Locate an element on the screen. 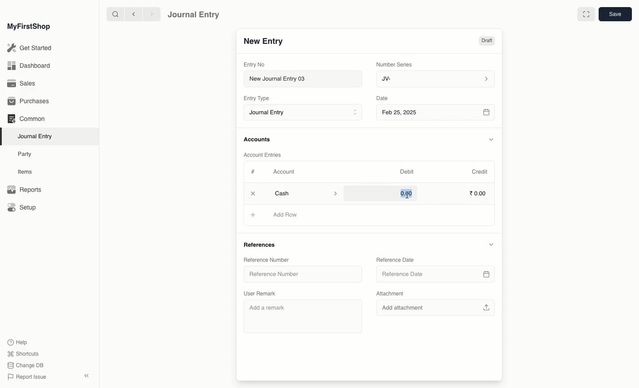 Image resolution: width=639 pixels, height=388 pixels. References is located at coordinates (261, 244).